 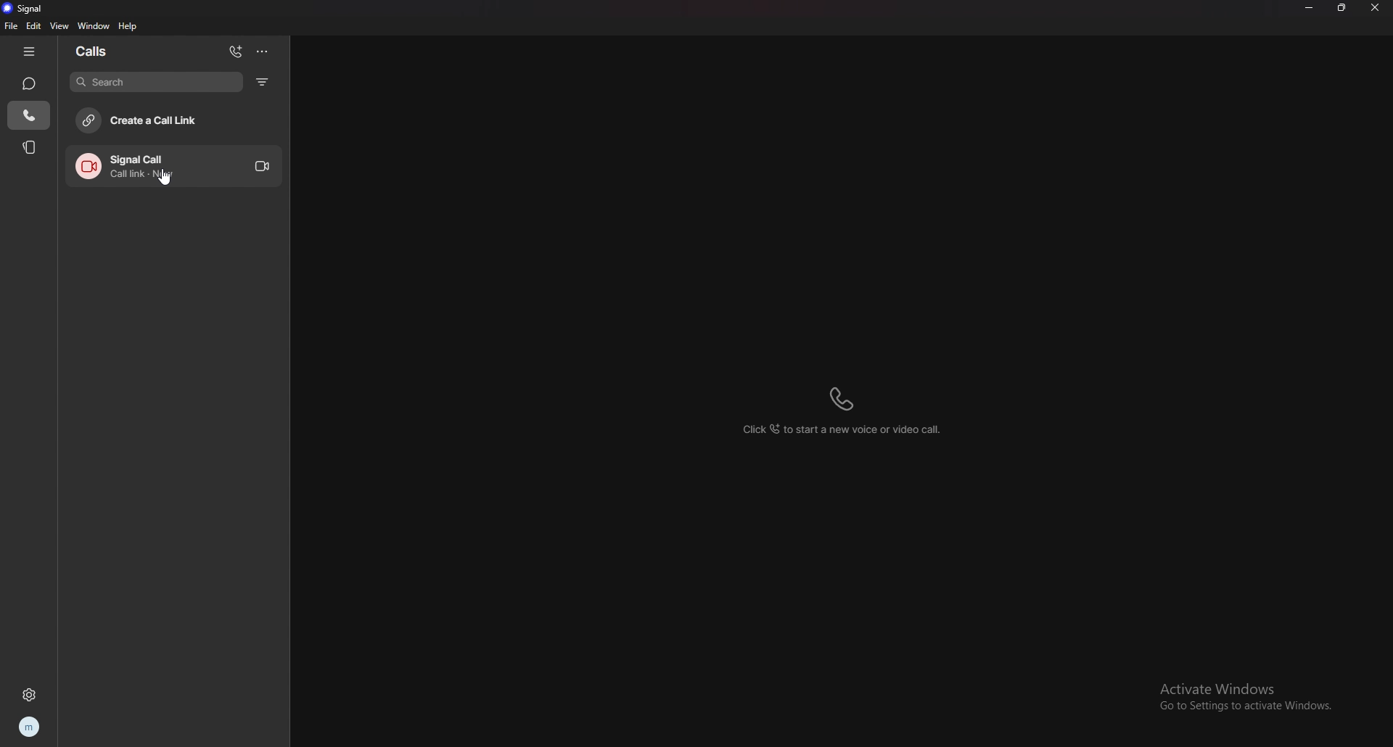 I want to click on search, so click(x=157, y=82).